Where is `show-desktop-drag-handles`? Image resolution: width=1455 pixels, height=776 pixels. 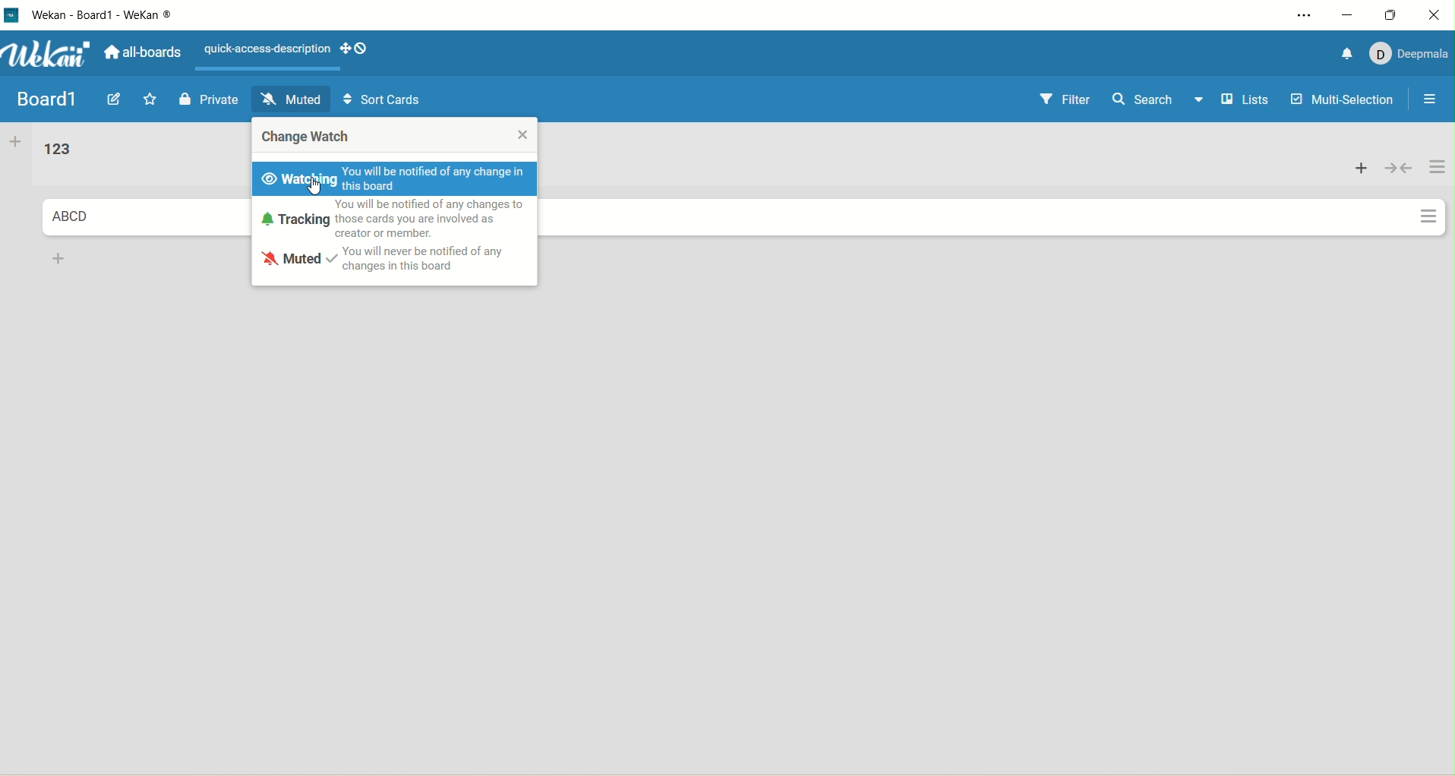 show-desktop-drag-handles is located at coordinates (353, 50).